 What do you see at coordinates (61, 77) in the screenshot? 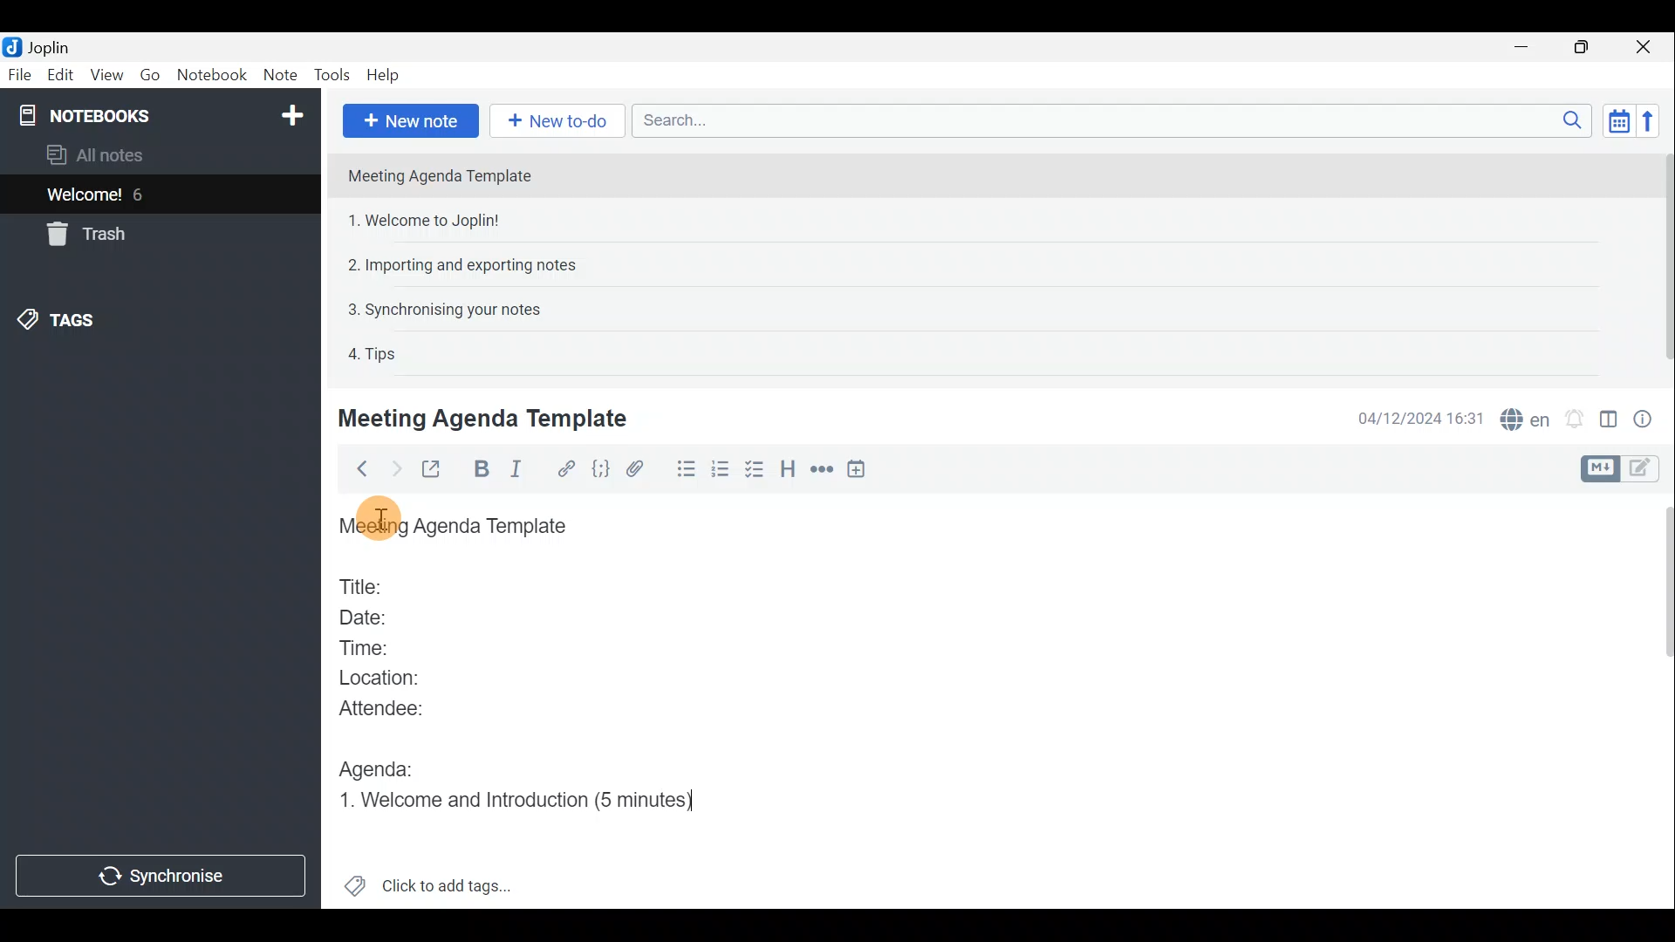
I see `Edit` at bounding box center [61, 77].